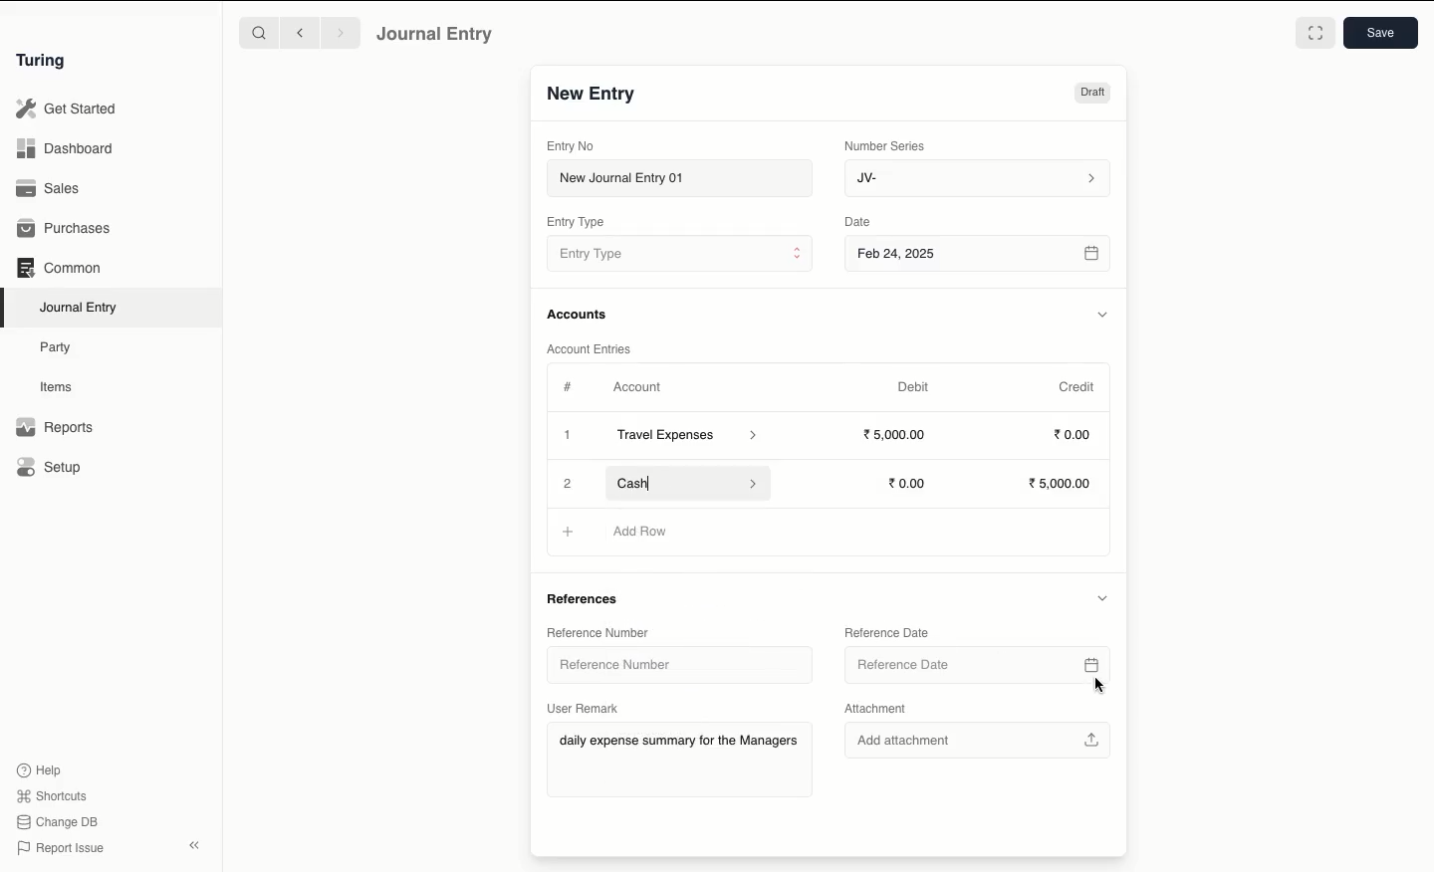  Describe the element at coordinates (978, 667) in the screenshot. I see `Reference Date` at that location.